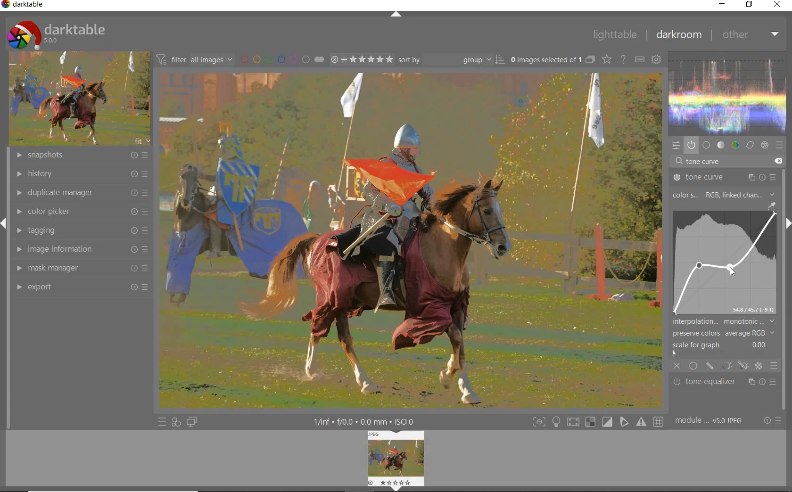  Describe the element at coordinates (726, 262) in the screenshot. I see `curve forming "s" shape for cinematic contrast` at that location.